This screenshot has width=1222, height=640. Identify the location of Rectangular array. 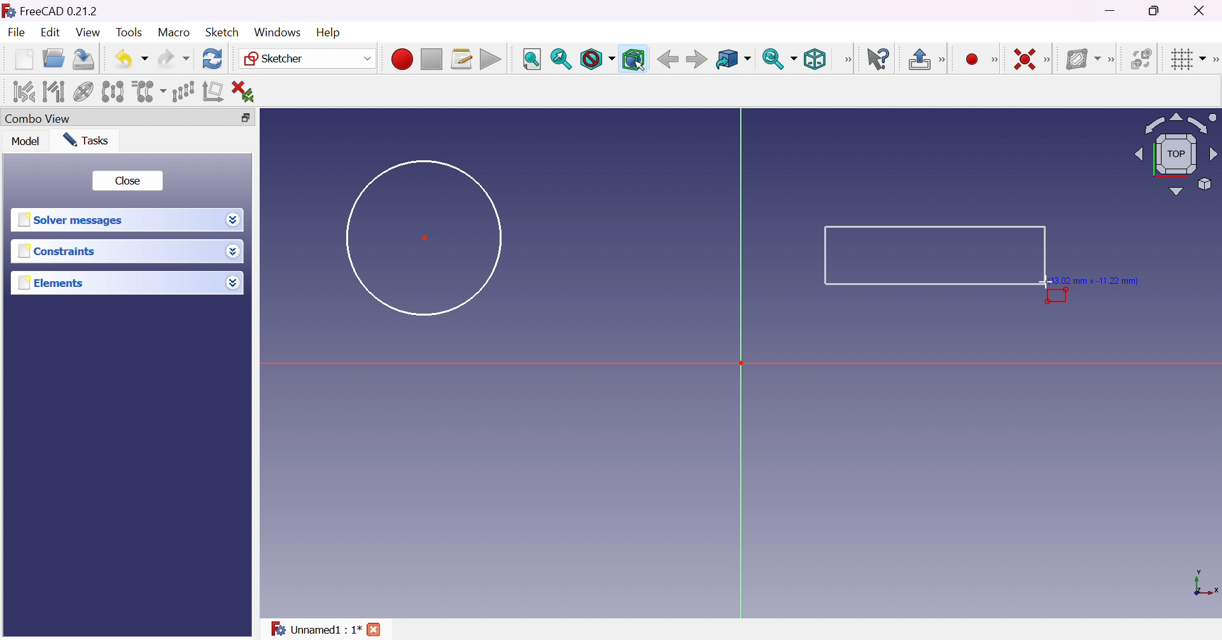
(183, 90).